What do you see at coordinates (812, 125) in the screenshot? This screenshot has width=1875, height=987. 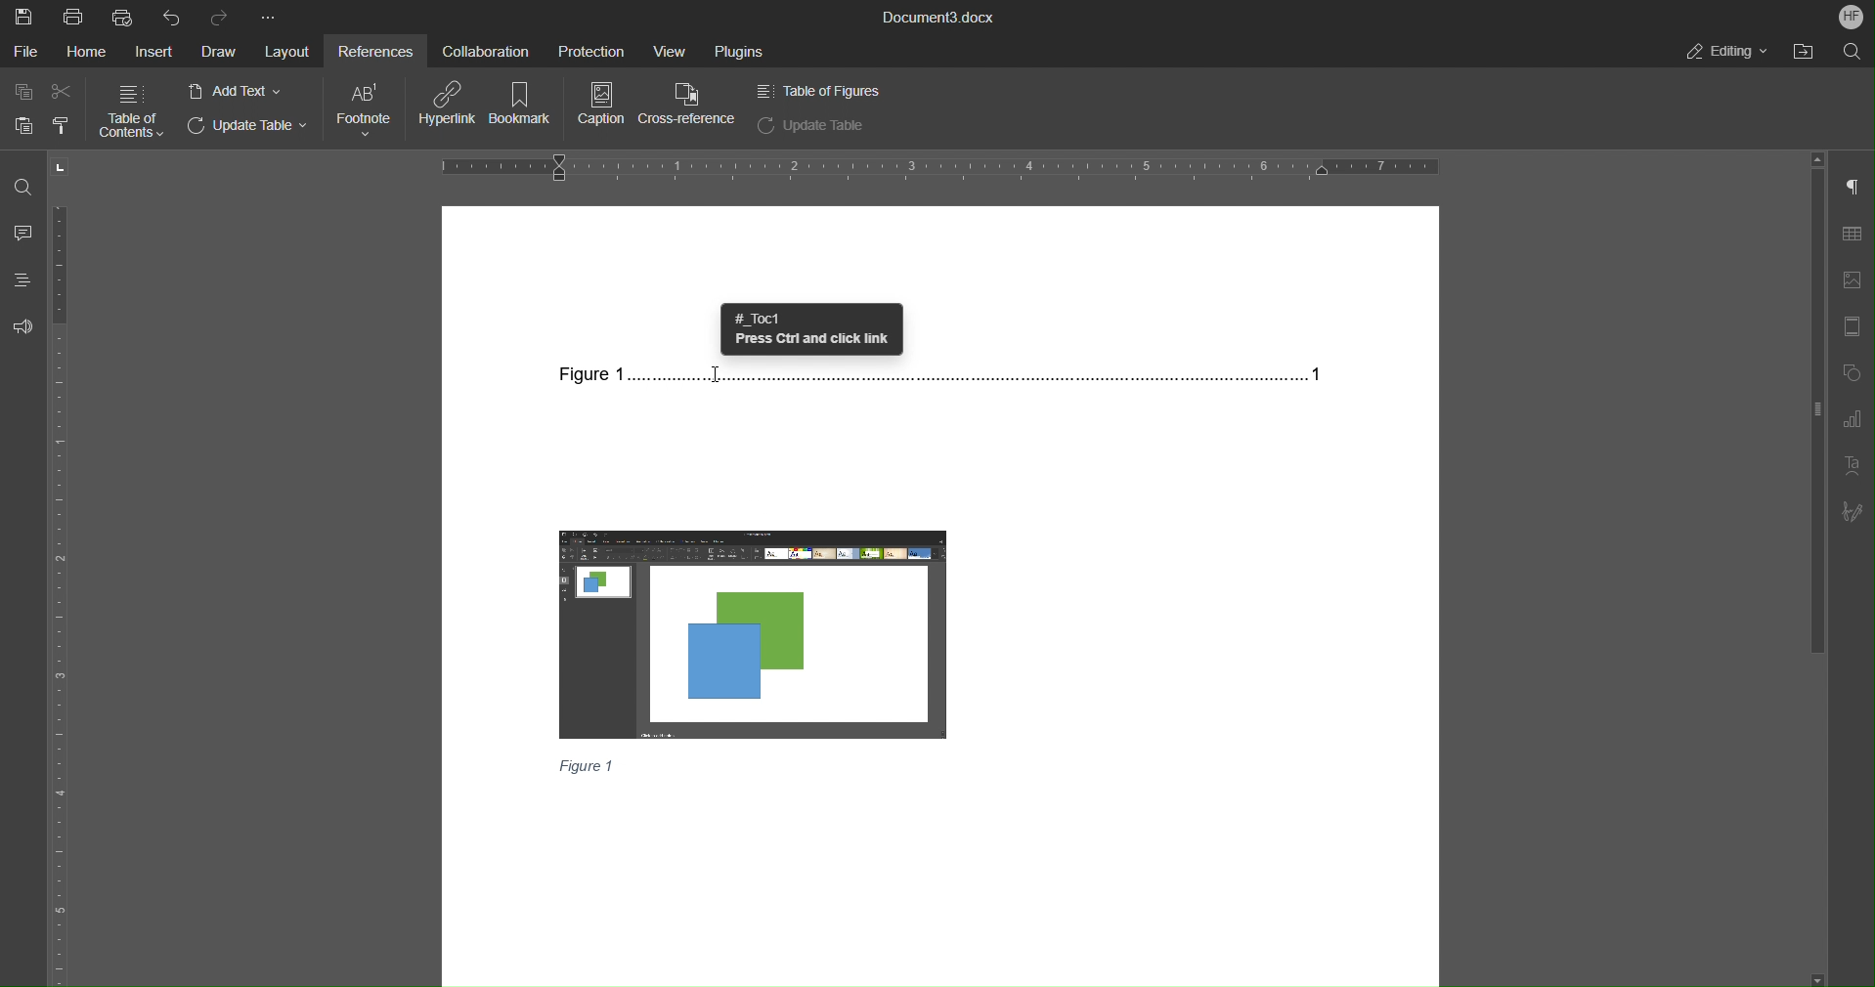 I see `Update Table` at bounding box center [812, 125].